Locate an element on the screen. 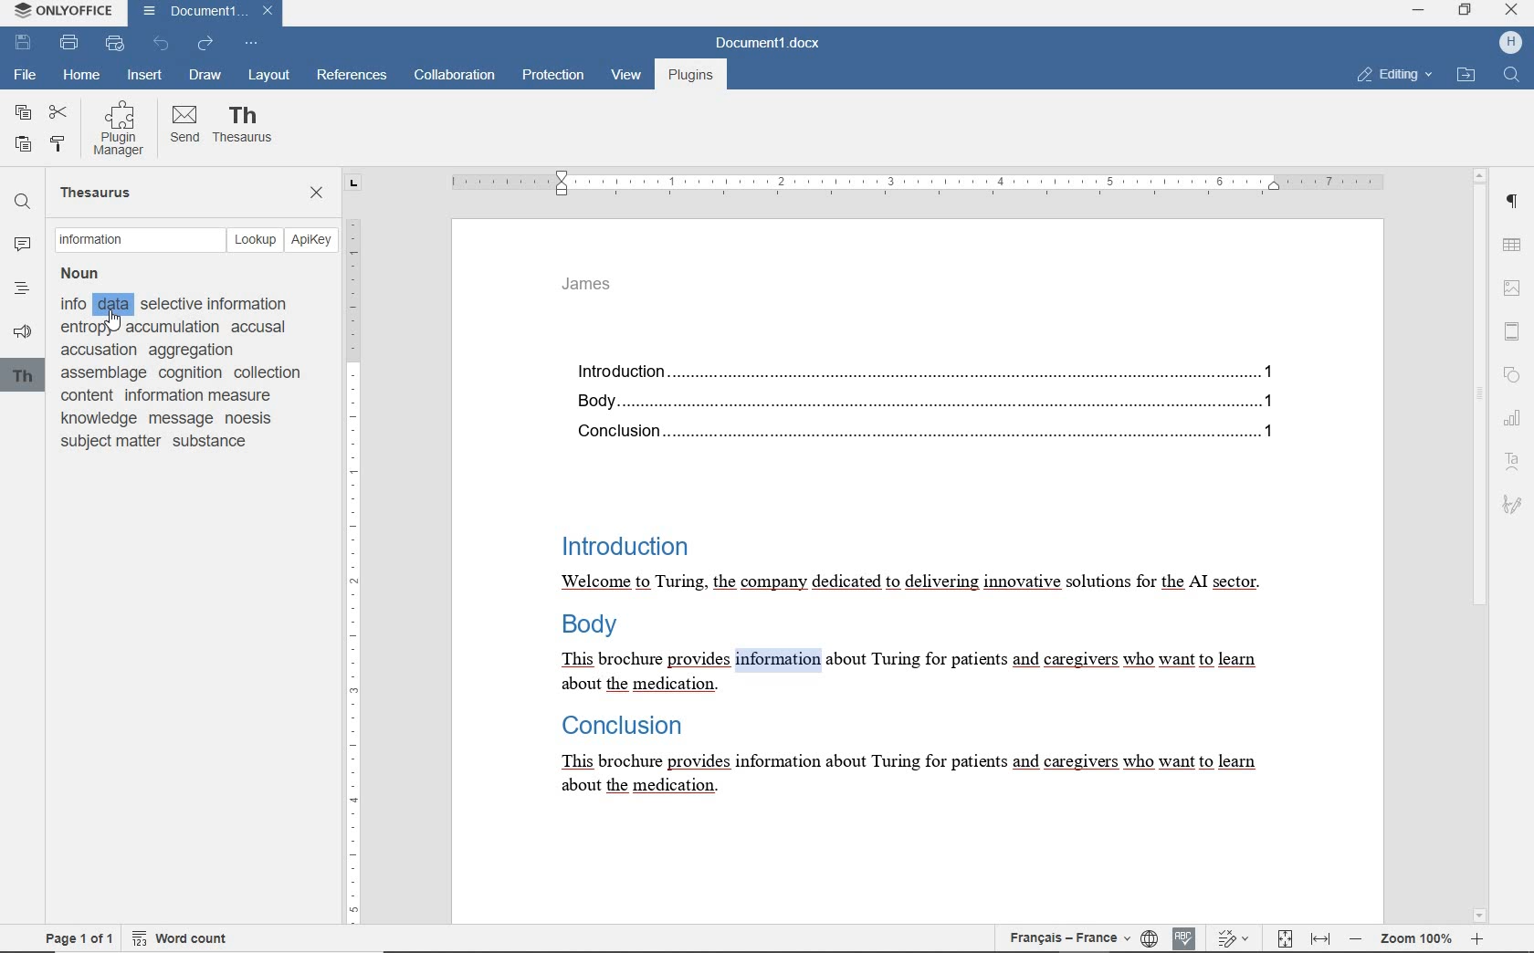 This screenshot has height=953, width=1534. Conclusion is located at coordinates (625, 727).